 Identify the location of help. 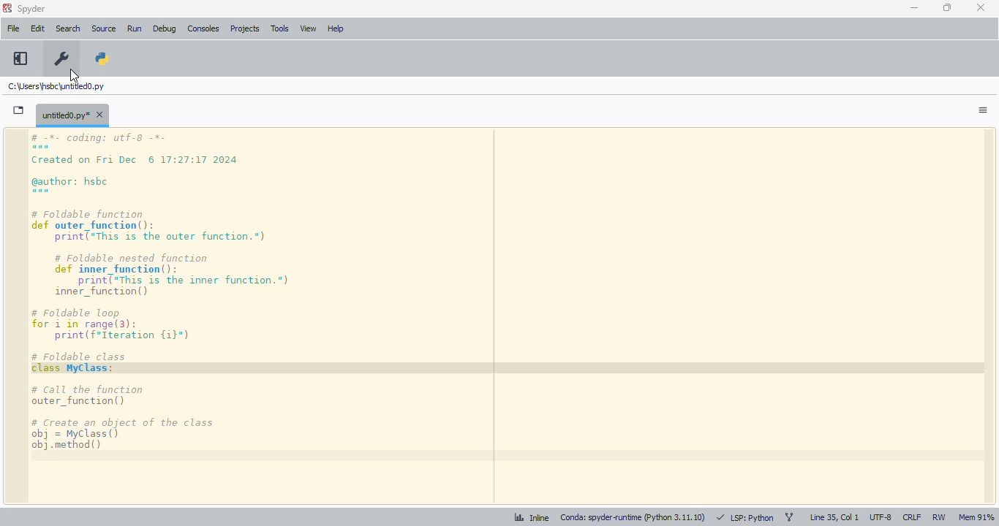
(336, 28).